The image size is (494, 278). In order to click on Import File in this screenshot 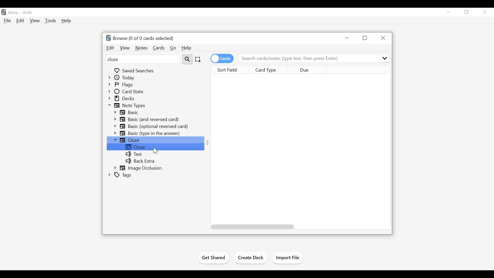, I will do `click(289, 258)`.